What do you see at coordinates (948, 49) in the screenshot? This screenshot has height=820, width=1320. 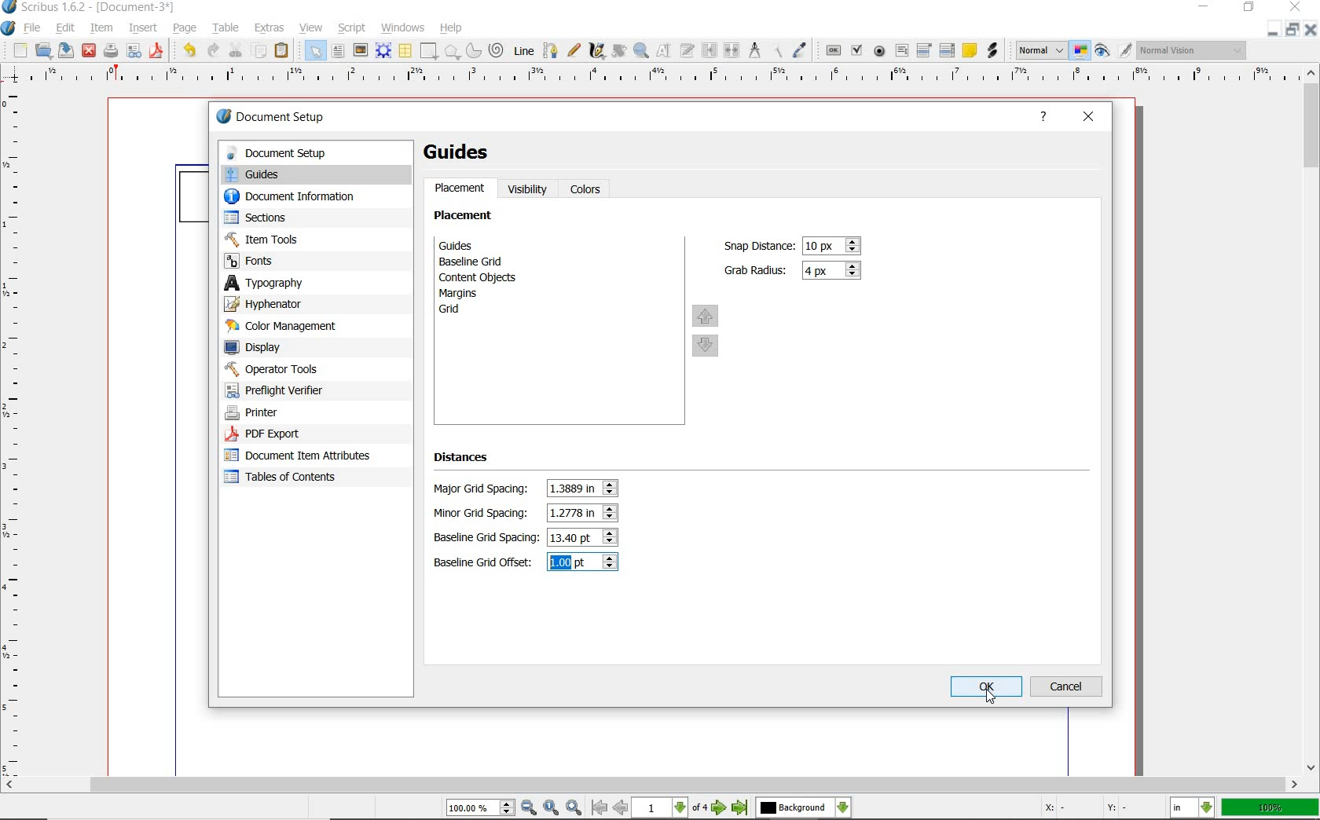 I see `pdf list box` at bounding box center [948, 49].